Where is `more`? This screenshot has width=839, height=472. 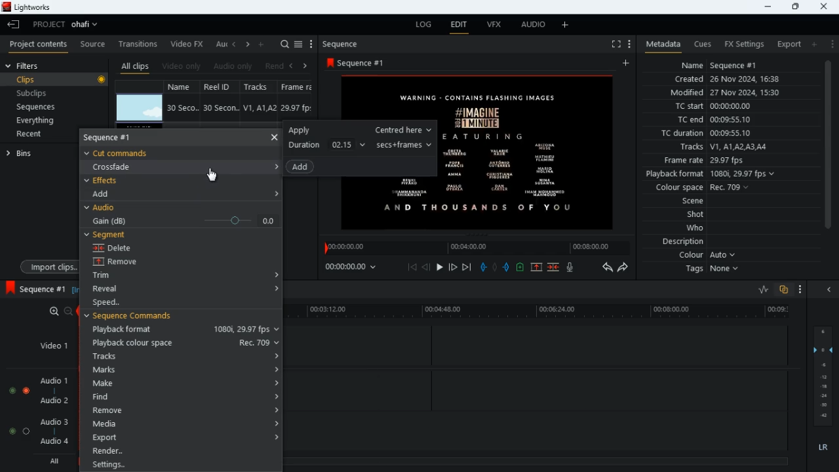 more is located at coordinates (801, 290).